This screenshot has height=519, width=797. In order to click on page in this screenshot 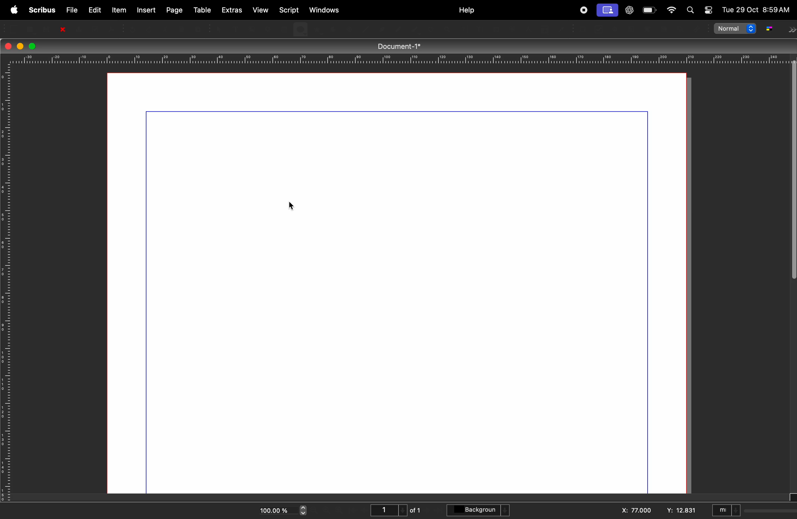, I will do `click(174, 9)`.